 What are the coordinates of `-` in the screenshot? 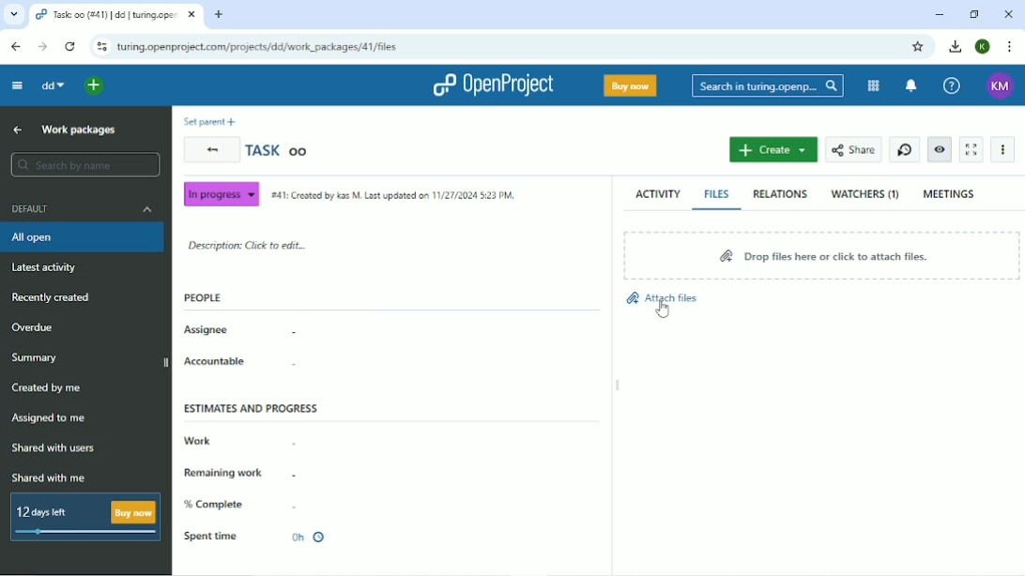 It's located at (310, 367).